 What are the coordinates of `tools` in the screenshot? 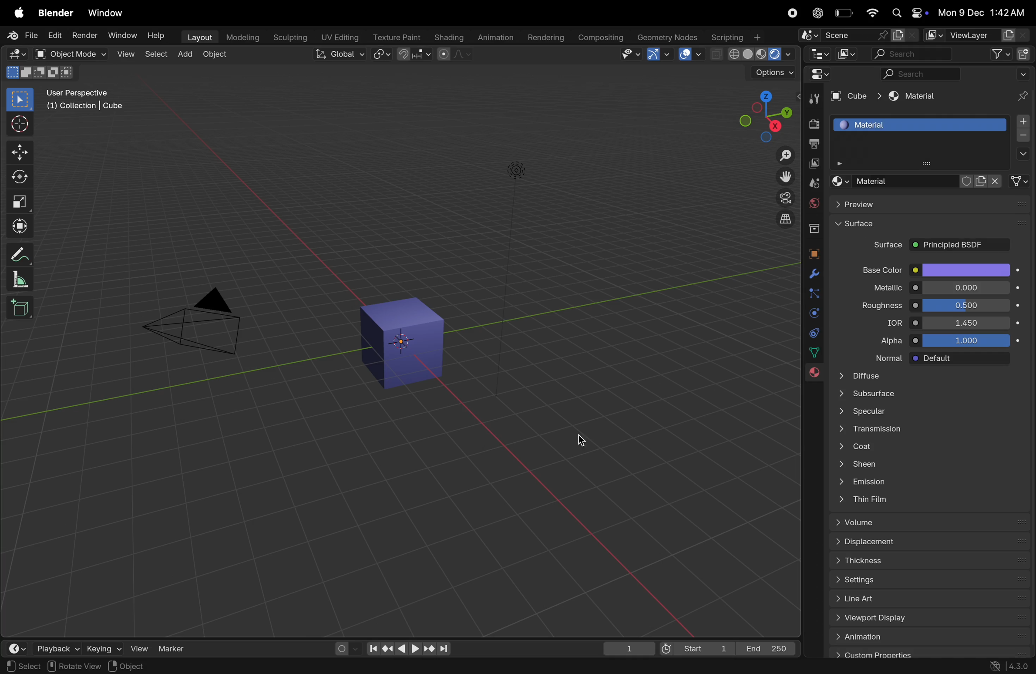 It's located at (814, 98).